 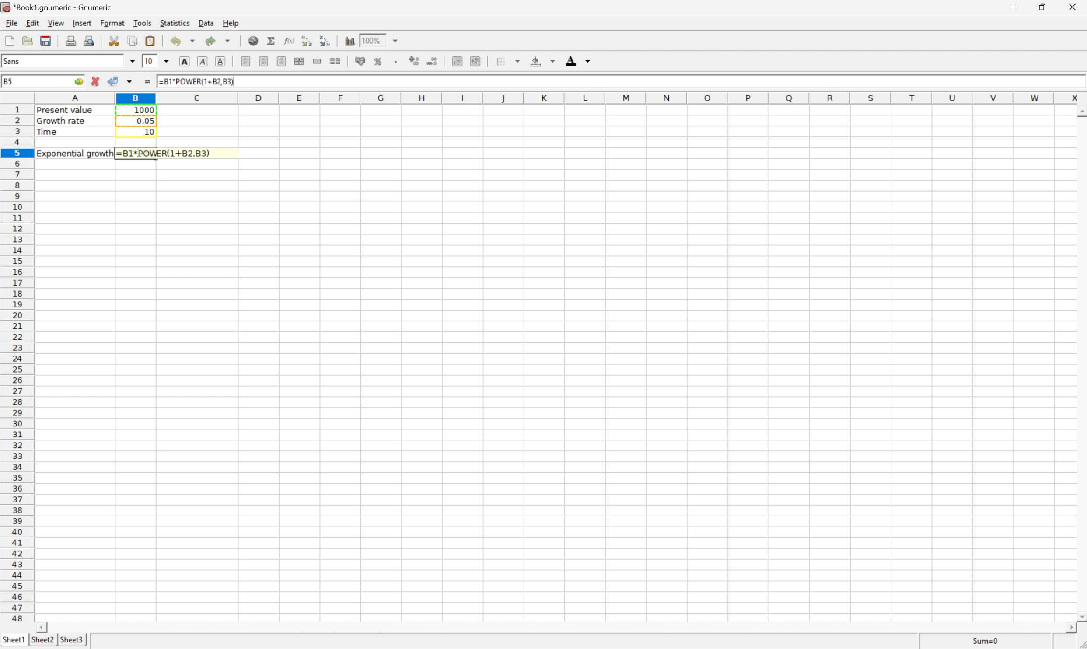 I want to click on Close, so click(x=1071, y=7).